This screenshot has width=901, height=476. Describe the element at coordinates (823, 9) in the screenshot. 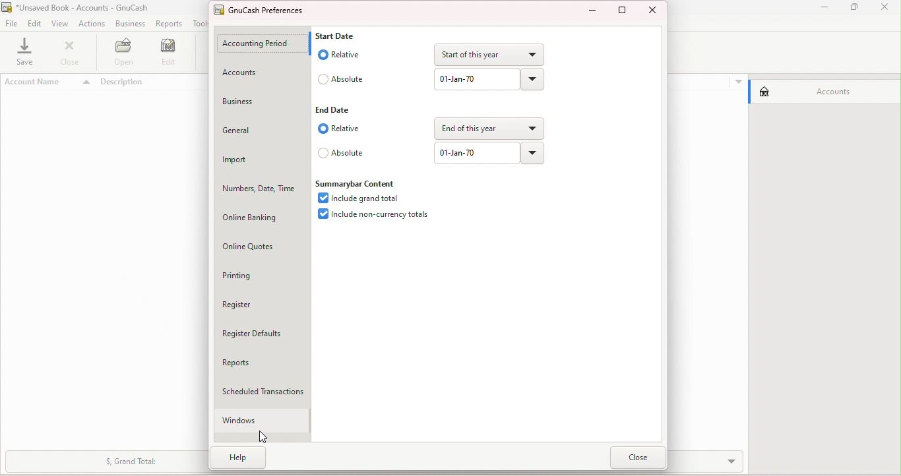

I see `Minimize` at that location.